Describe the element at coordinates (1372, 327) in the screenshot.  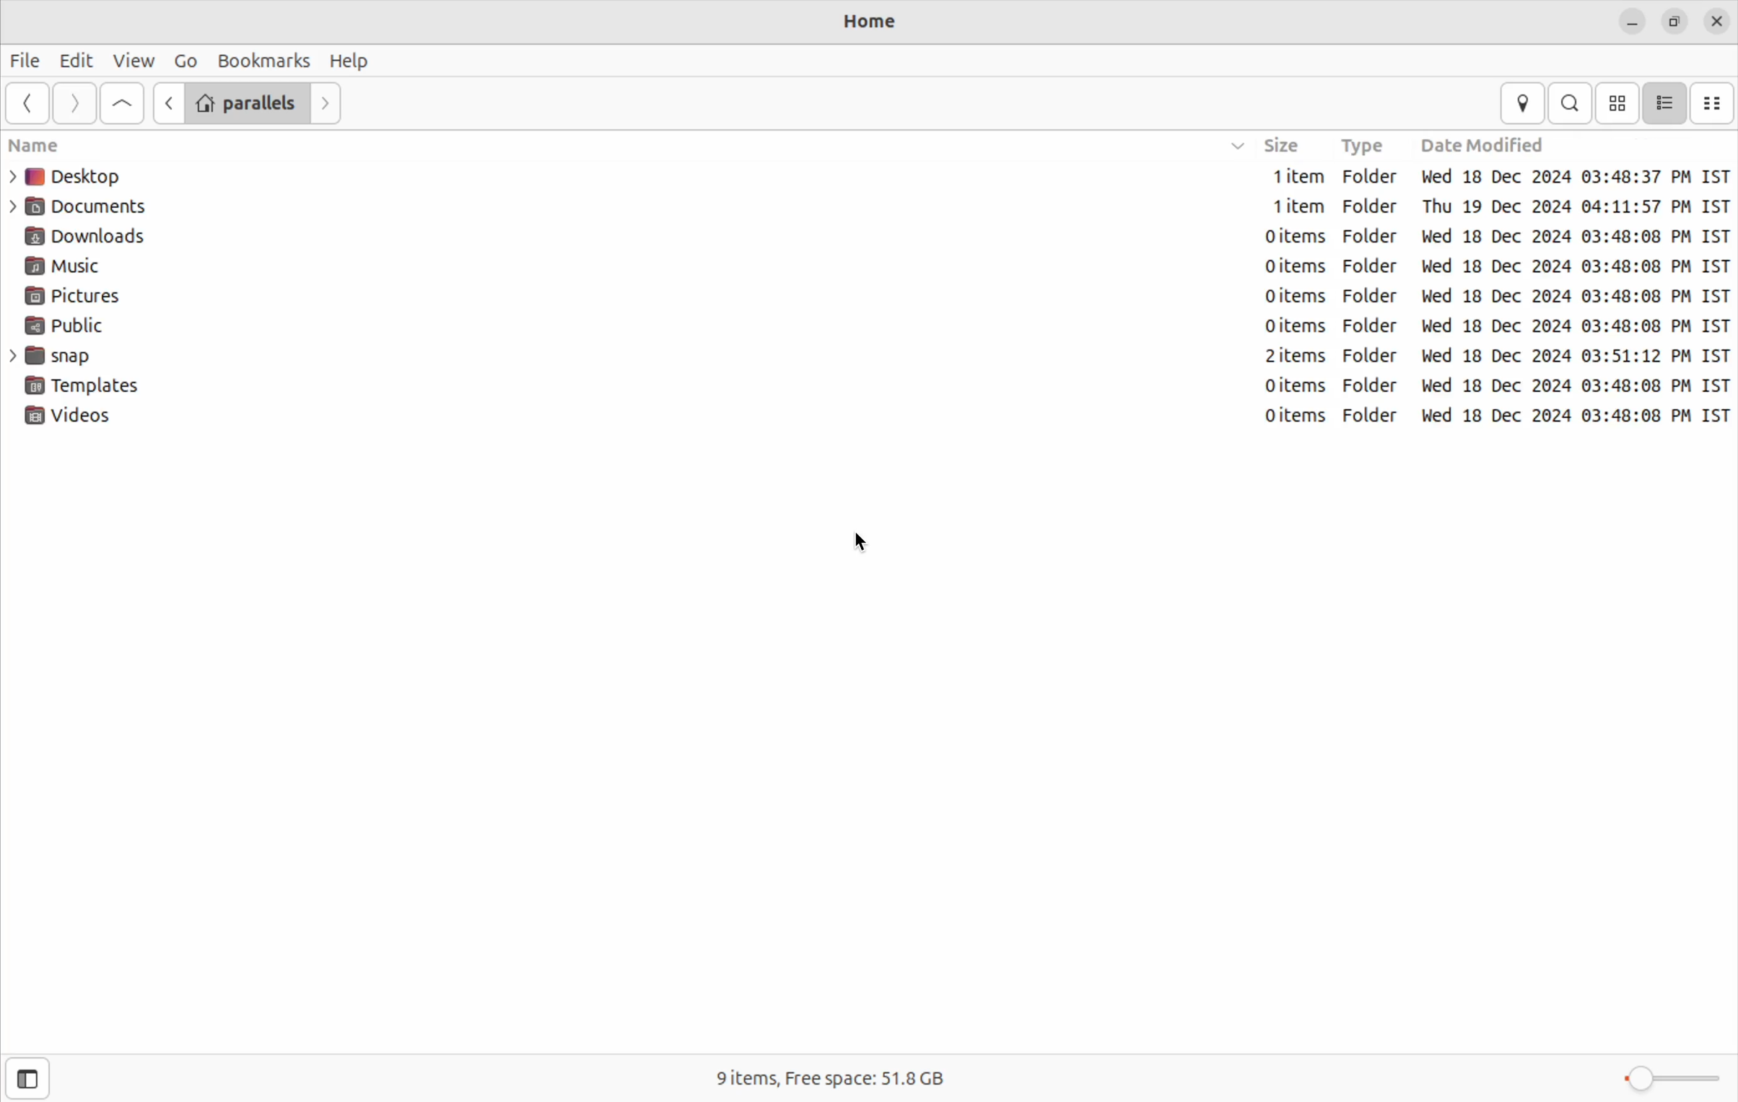
I see `Folder` at that location.